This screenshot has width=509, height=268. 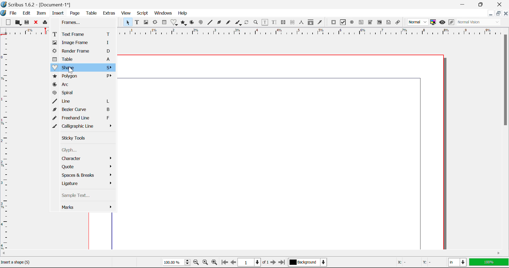 I want to click on Preview Mode, so click(x=442, y=23).